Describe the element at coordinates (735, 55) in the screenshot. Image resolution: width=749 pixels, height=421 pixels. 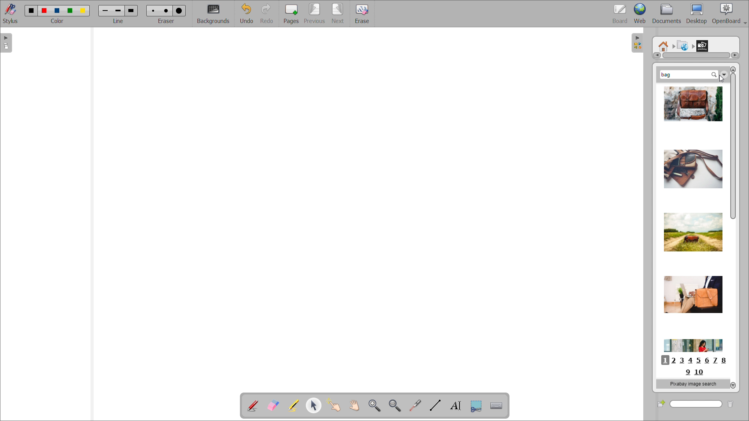
I see `scroll right` at that location.